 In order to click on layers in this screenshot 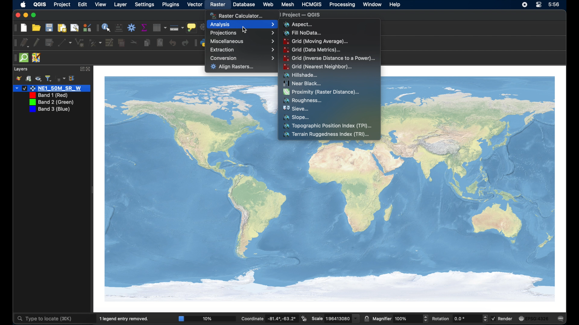, I will do `click(21, 69)`.